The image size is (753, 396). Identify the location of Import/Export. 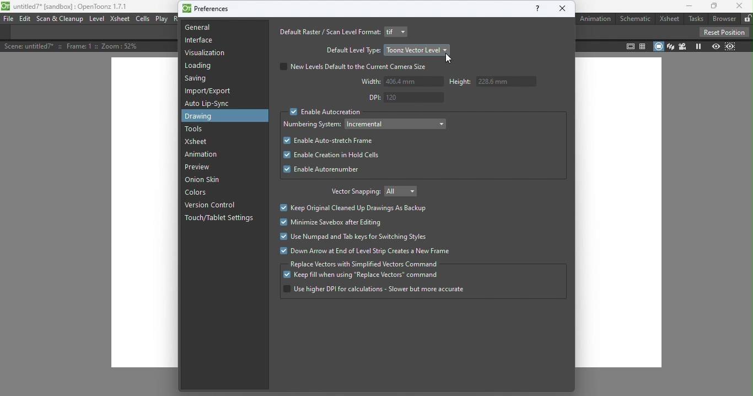
(210, 92).